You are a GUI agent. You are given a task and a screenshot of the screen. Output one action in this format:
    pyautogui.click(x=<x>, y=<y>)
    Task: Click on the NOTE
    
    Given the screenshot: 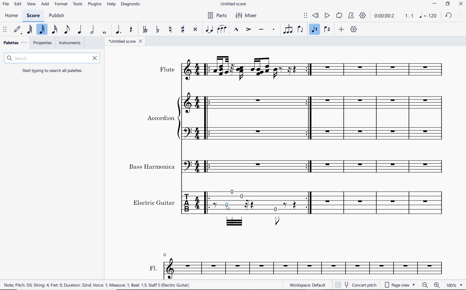 What is the action you would take?
    pyautogui.click(x=429, y=16)
    